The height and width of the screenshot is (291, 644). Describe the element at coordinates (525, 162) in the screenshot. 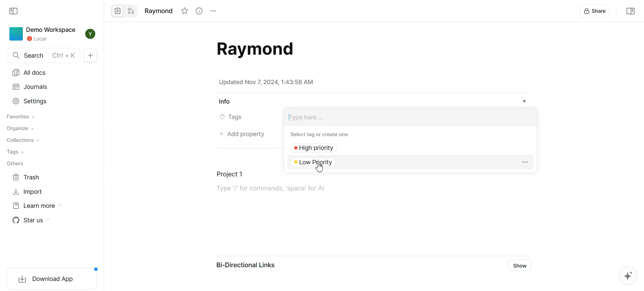

I see `Setting` at that location.